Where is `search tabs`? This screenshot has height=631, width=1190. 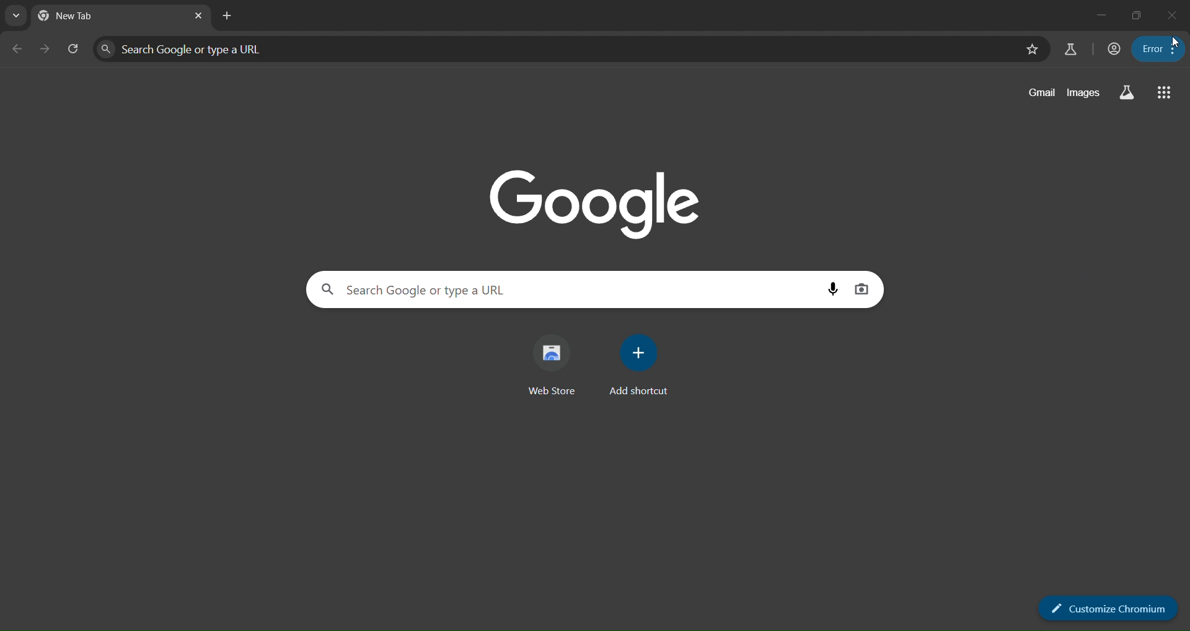
search tabs is located at coordinates (19, 18).